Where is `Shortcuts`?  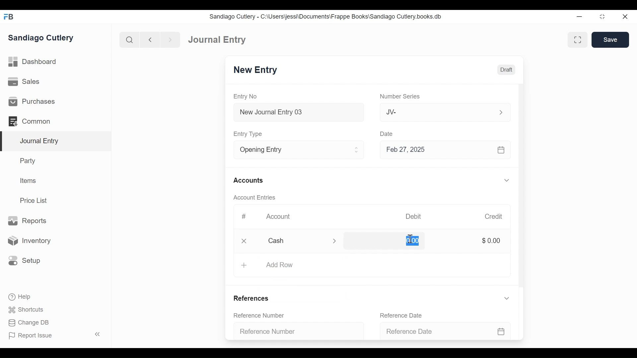
Shortcuts is located at coordinates (27, 311).